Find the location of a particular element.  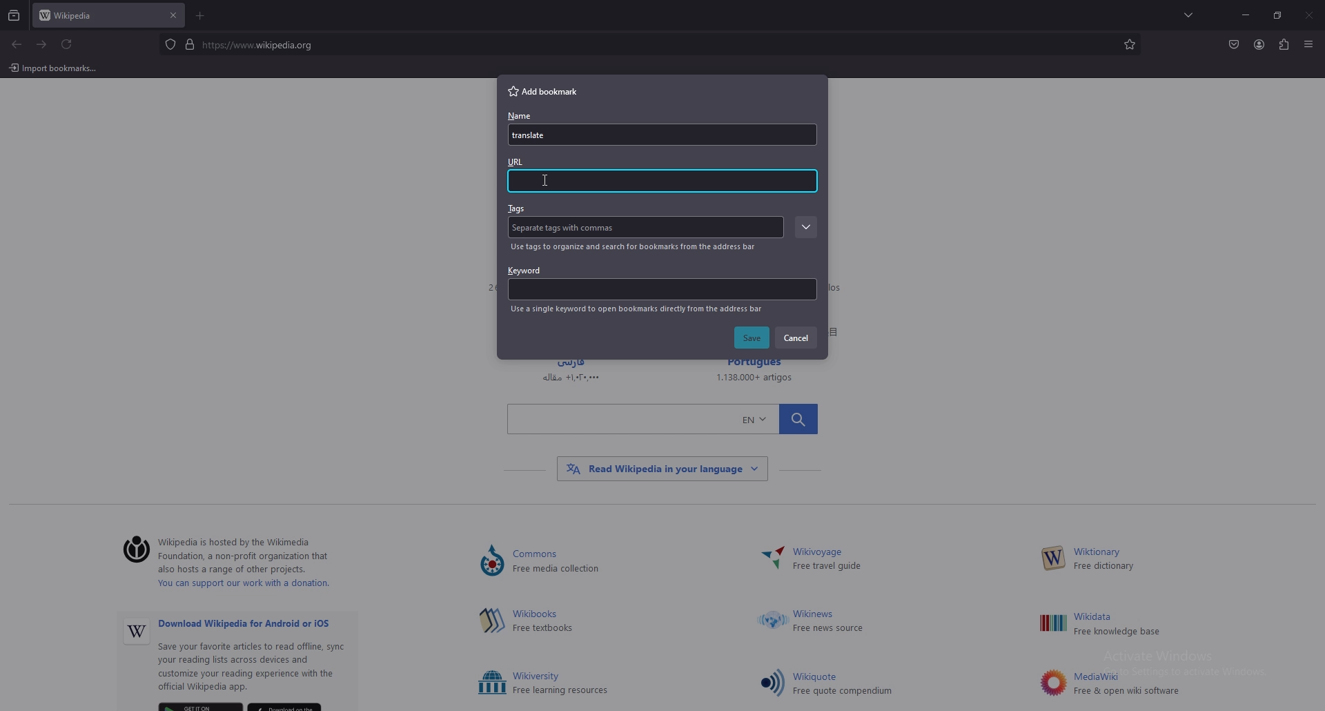

add tab is located at coordinates (202, 16).